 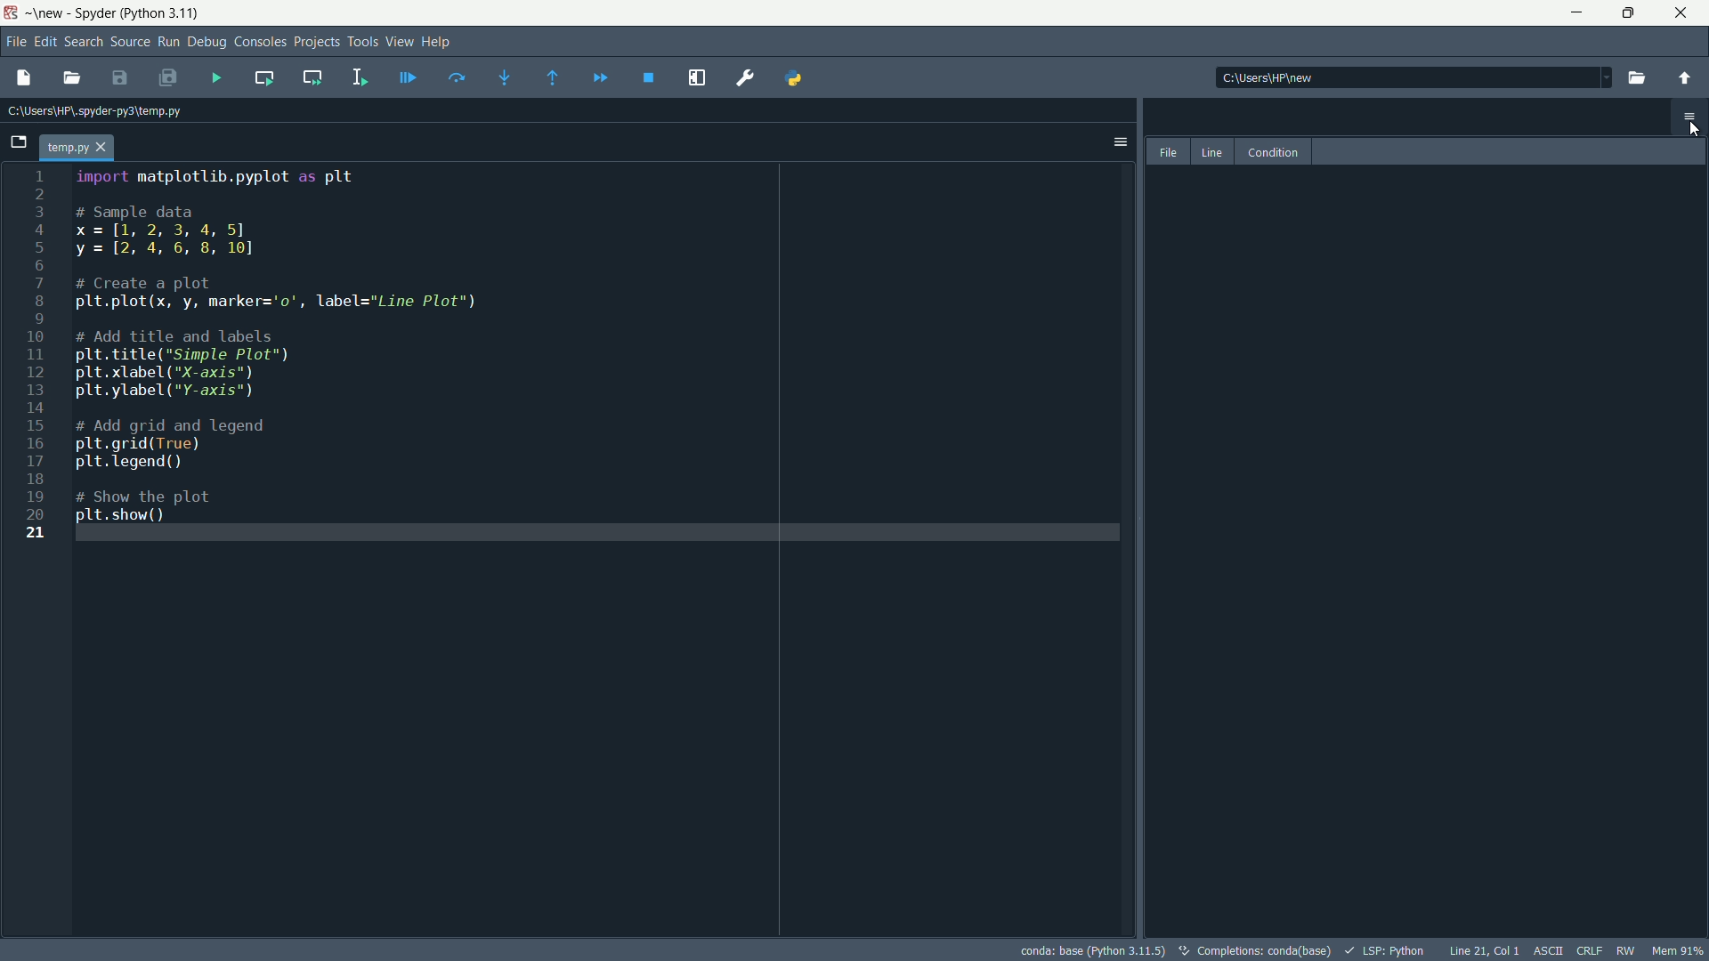 I want to click on mem 91%, so click(x=1678, y=950).